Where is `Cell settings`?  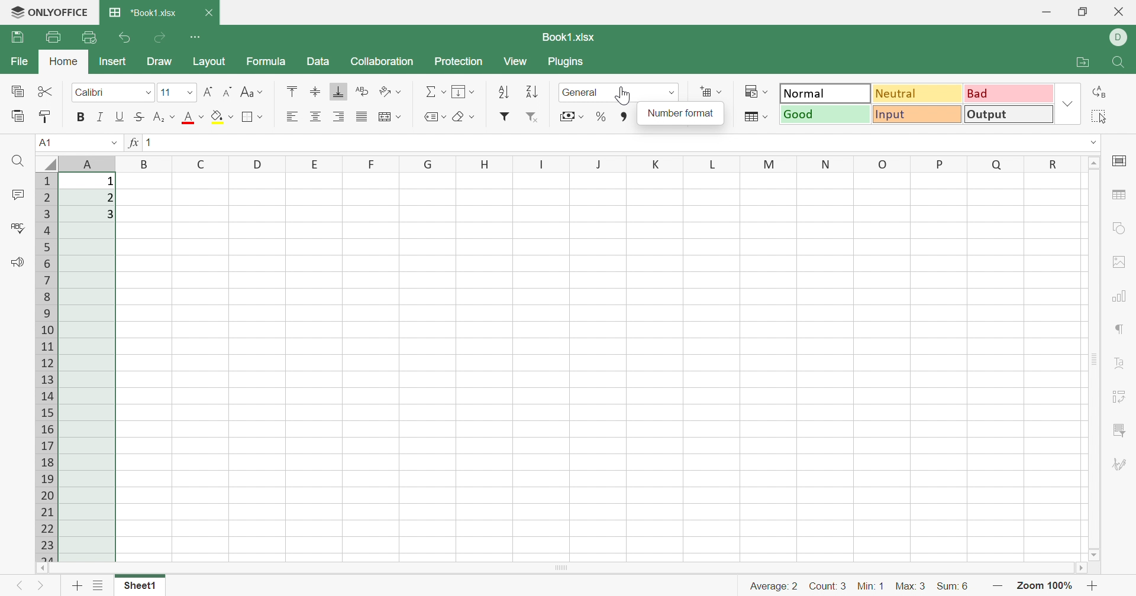 Cell settings is located at coordinates (1123, 160).